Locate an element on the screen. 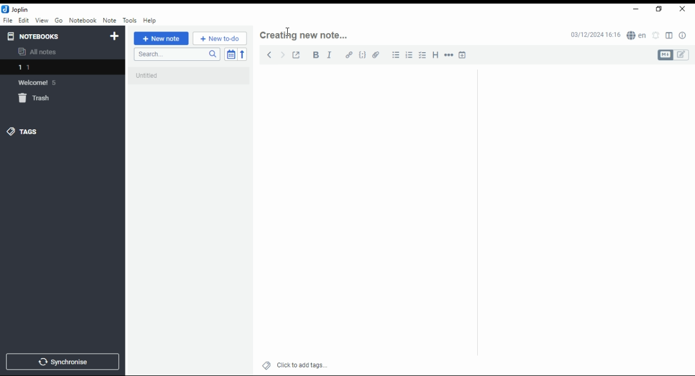 Image resolution: width=695 pixels, height=376 pixels. toggle sort order field is located at coordinates (231, 54).